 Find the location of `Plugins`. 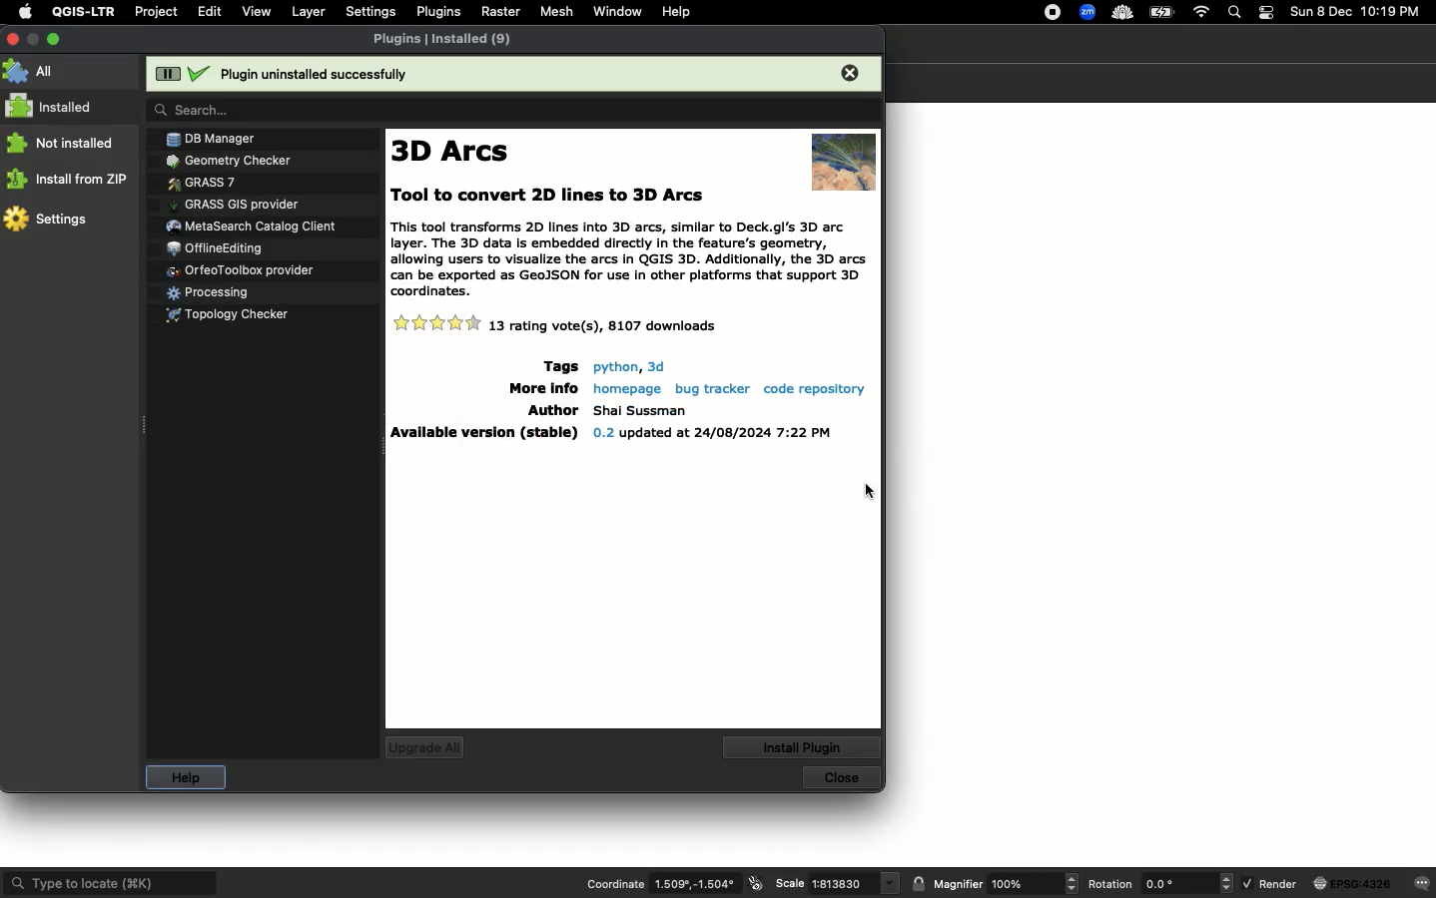

Plugins is located at coordinates (241, 249).